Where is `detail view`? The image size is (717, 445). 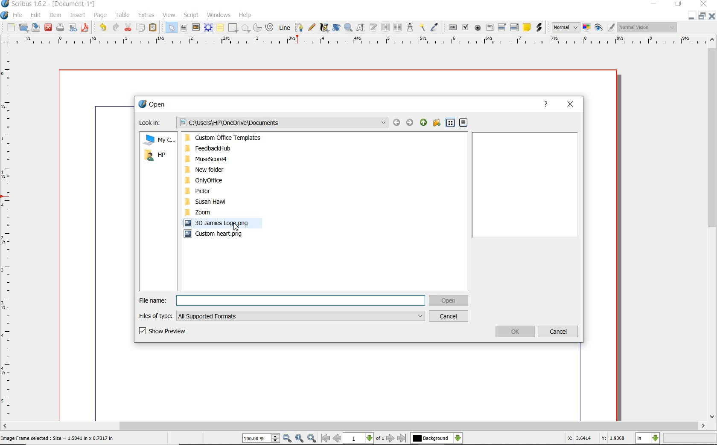 detail view is located at coordinates (463, 124).